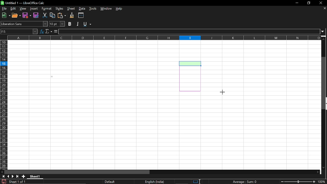 The height and width of the screenshot is (184, 327). I want to click on Split wondows, so click(81, 15).